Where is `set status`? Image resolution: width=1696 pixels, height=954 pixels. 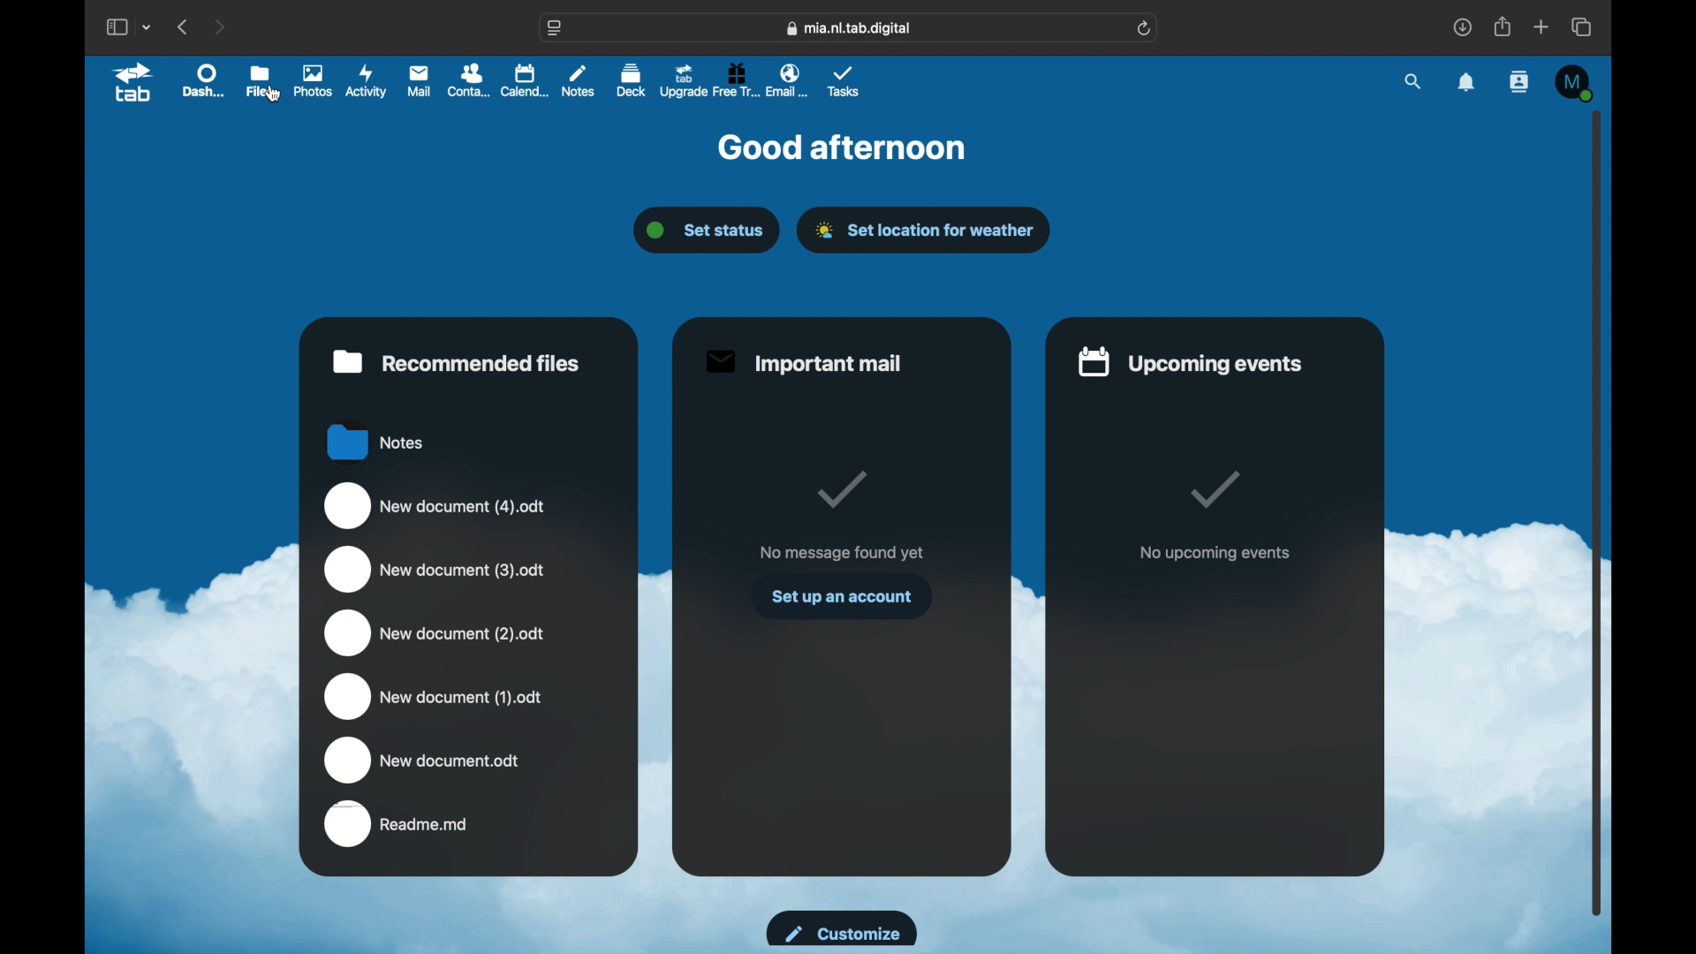
set status is located at coordinates (703, 229).